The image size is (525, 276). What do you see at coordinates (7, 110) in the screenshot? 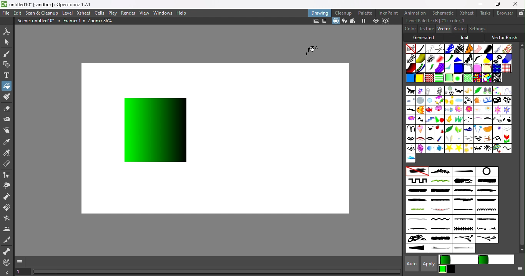
I see `Eraser` at bounding box center [7, 110].